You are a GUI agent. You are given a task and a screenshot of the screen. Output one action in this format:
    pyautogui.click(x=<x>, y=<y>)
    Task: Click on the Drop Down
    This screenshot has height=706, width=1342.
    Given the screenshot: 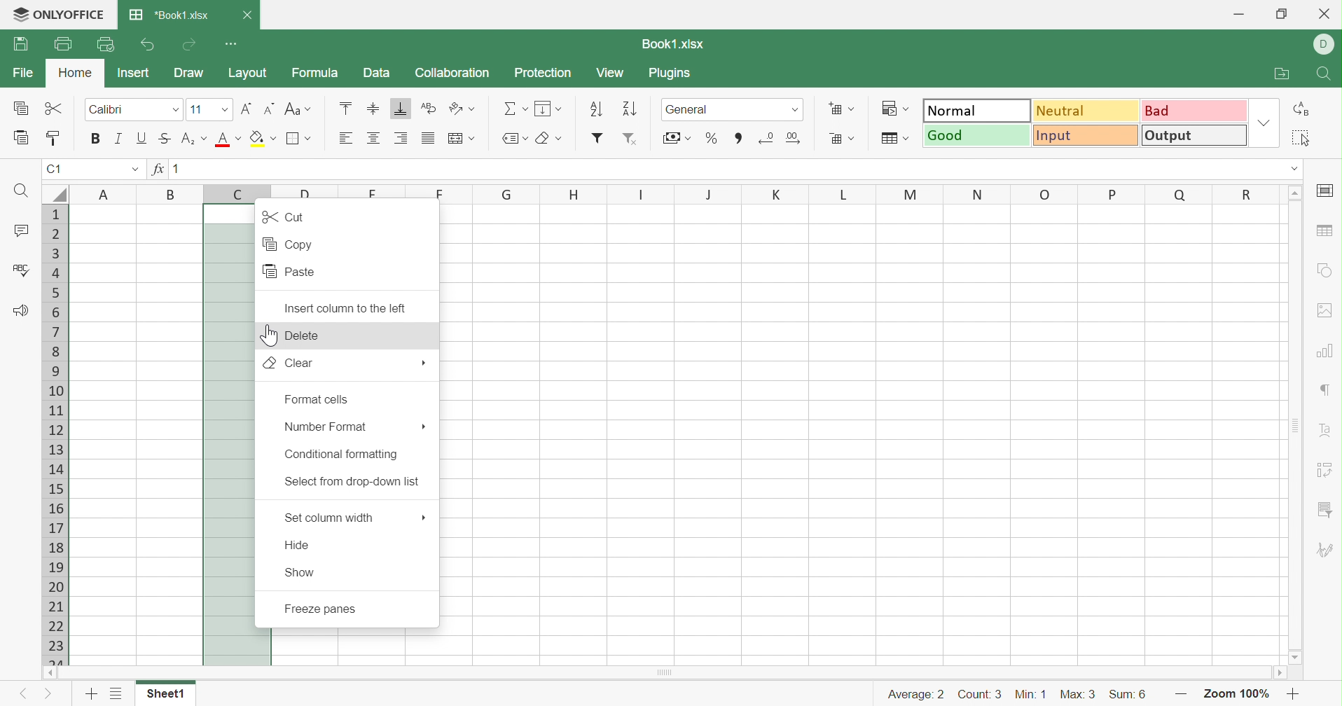 What is the action you would take?
    pyautogui.click(x=472, y=138)
    